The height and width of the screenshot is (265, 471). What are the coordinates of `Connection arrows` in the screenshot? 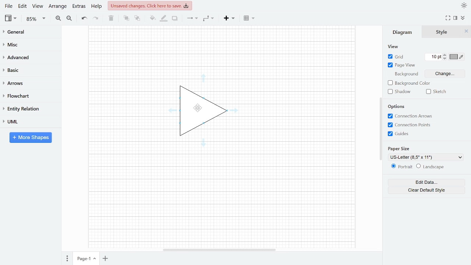 It's located at (411, 116).